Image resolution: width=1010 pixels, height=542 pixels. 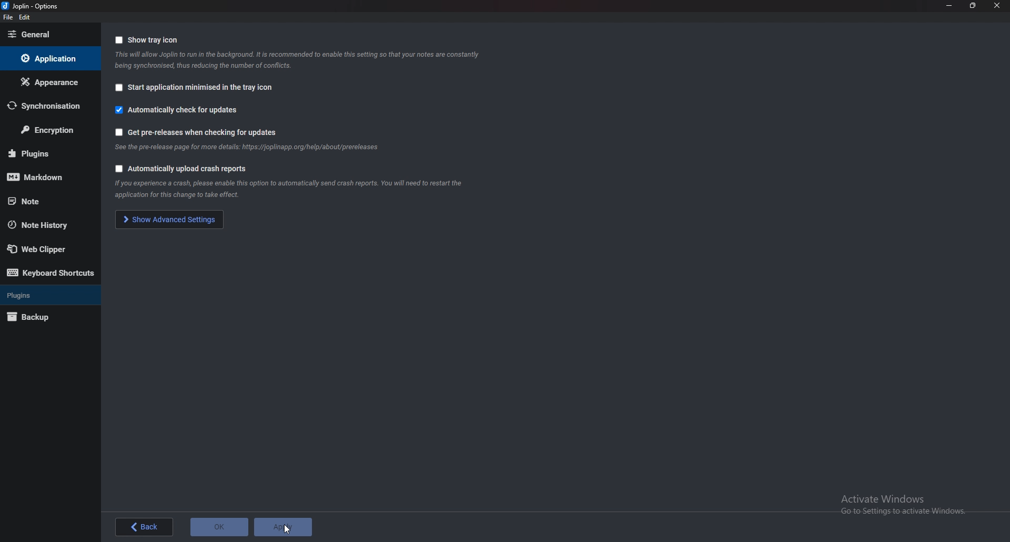 I want to click on Mark down, so click(x=46, y=176).